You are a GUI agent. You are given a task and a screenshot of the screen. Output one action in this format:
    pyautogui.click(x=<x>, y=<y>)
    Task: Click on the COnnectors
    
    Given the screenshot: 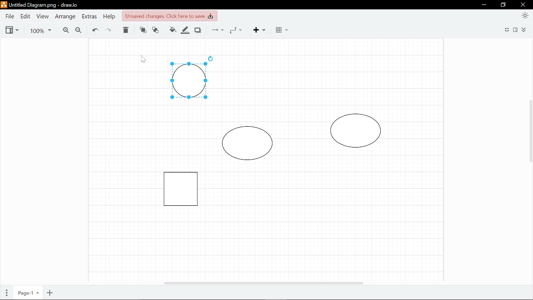 What is the action you would take?
    pyautogui.click(x=217, y=30)
    